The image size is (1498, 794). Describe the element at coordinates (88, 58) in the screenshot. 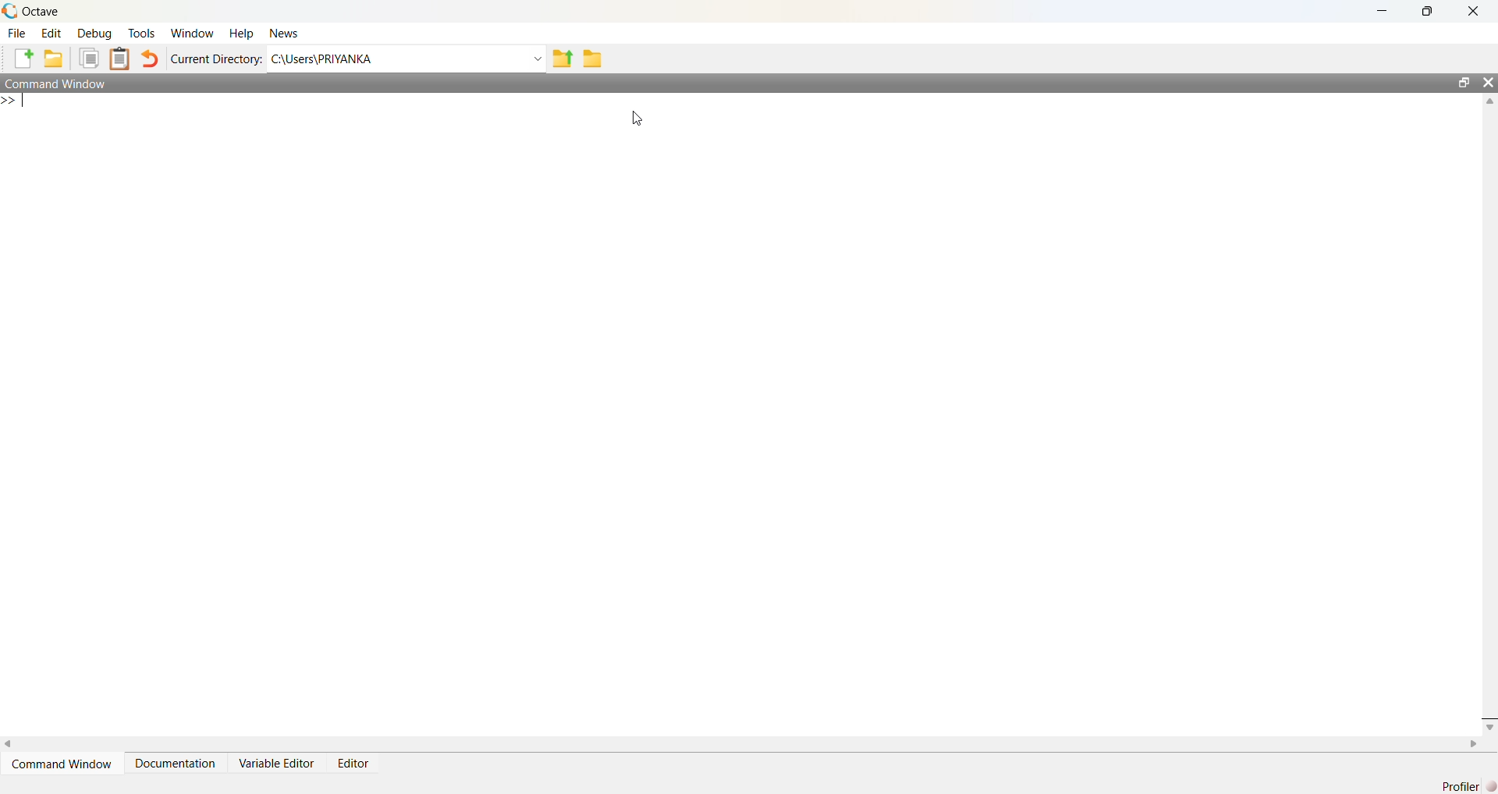

I see `Copy` at that location.